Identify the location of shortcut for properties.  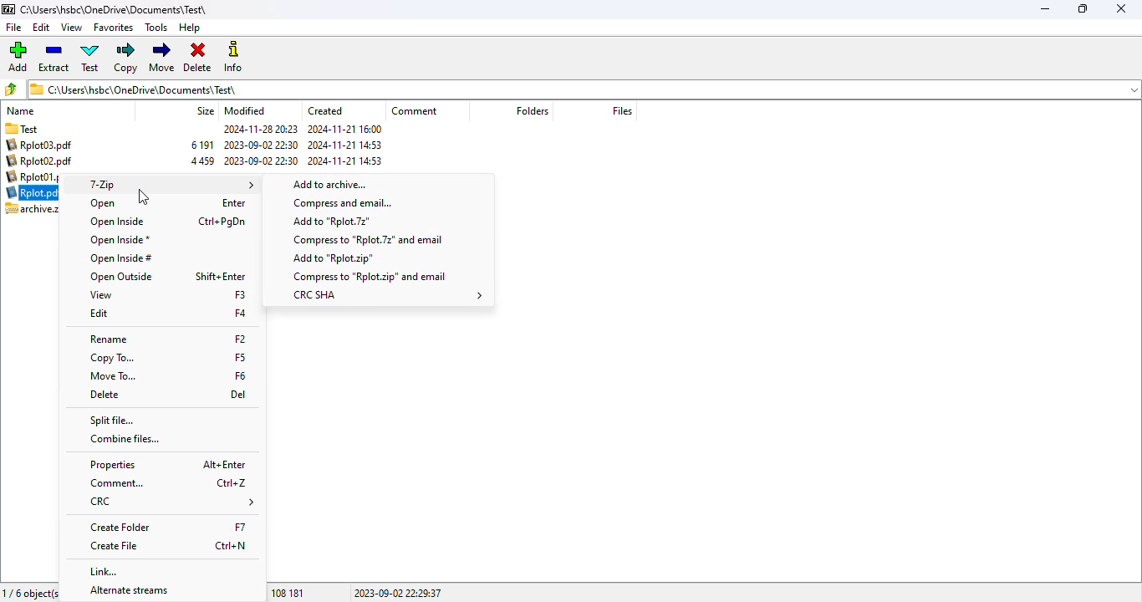
(224, 465).